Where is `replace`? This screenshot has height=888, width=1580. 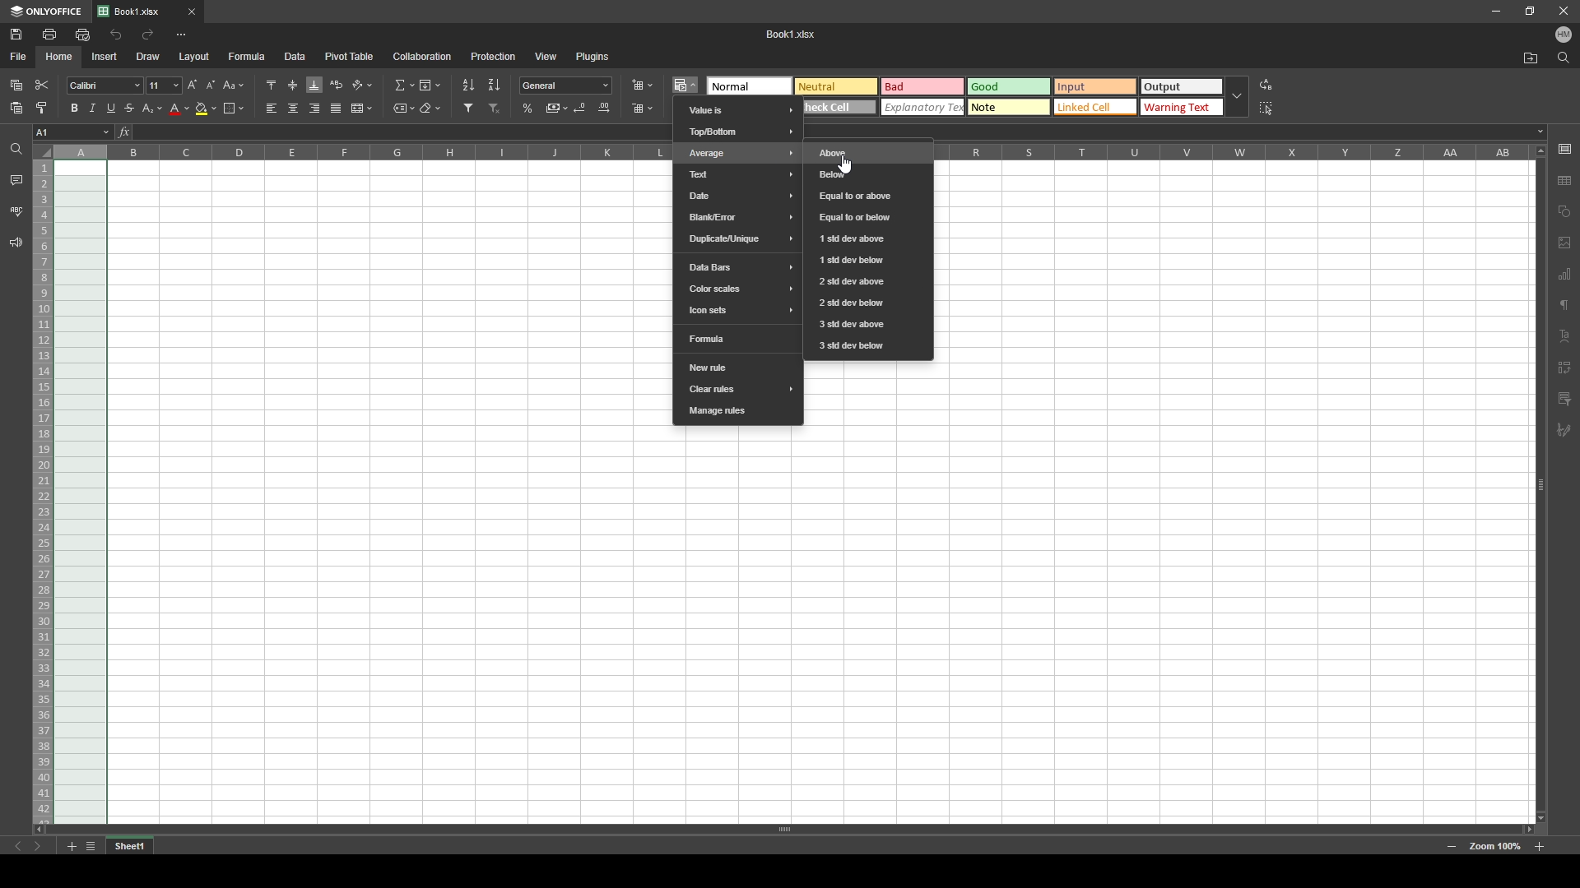 replace is located at coordinates (1267, 86).